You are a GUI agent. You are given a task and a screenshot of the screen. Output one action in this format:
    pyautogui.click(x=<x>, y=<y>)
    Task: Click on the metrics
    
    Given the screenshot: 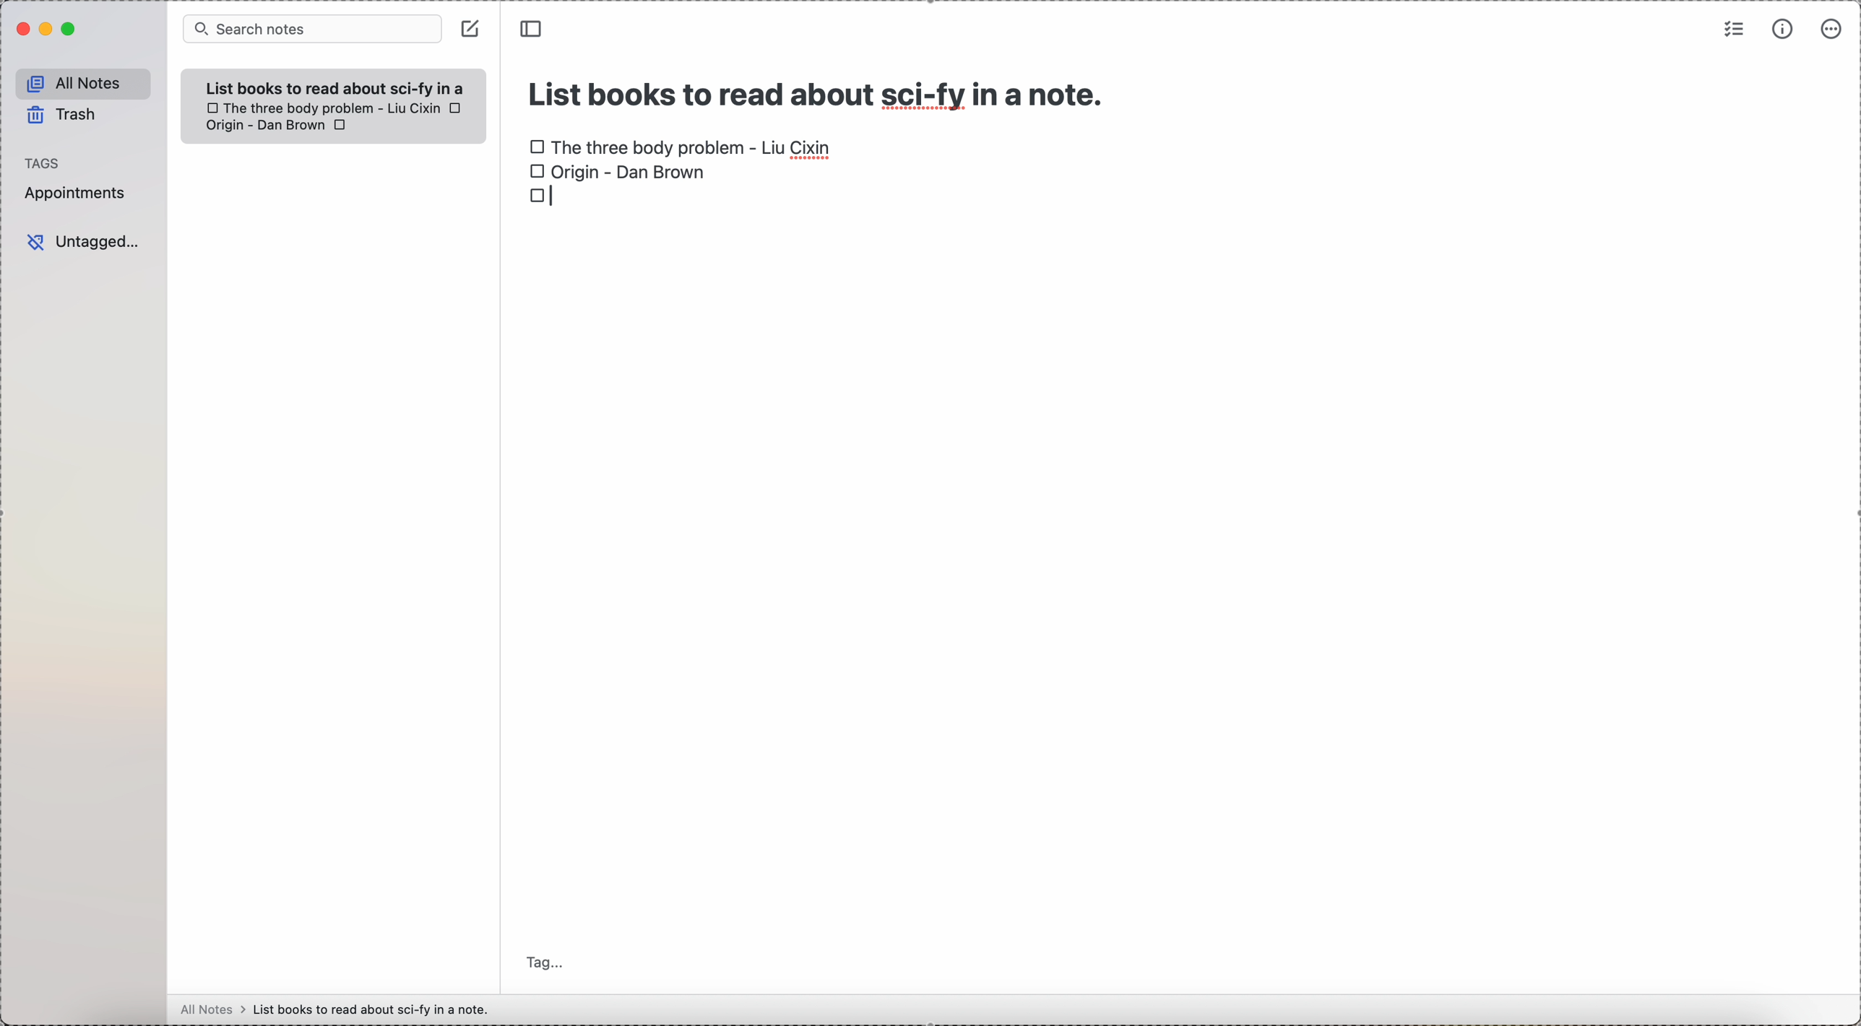 What is the action you would take?
    pyautogui.click(x=1779, y=30)
    